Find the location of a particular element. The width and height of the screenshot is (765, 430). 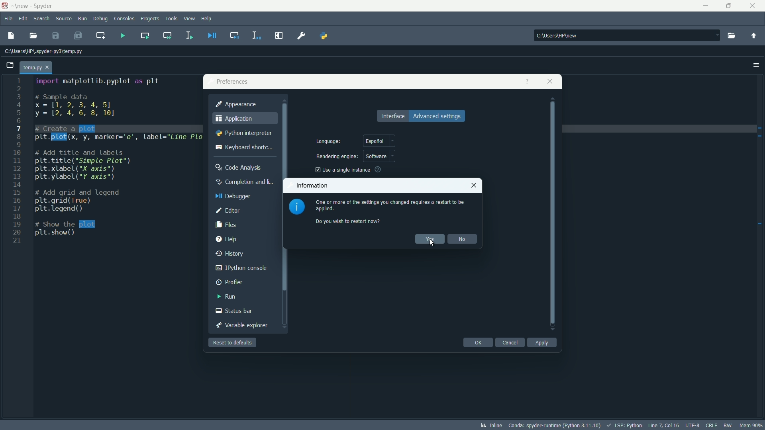

spanish language selected is located at coordinates (379, 141).